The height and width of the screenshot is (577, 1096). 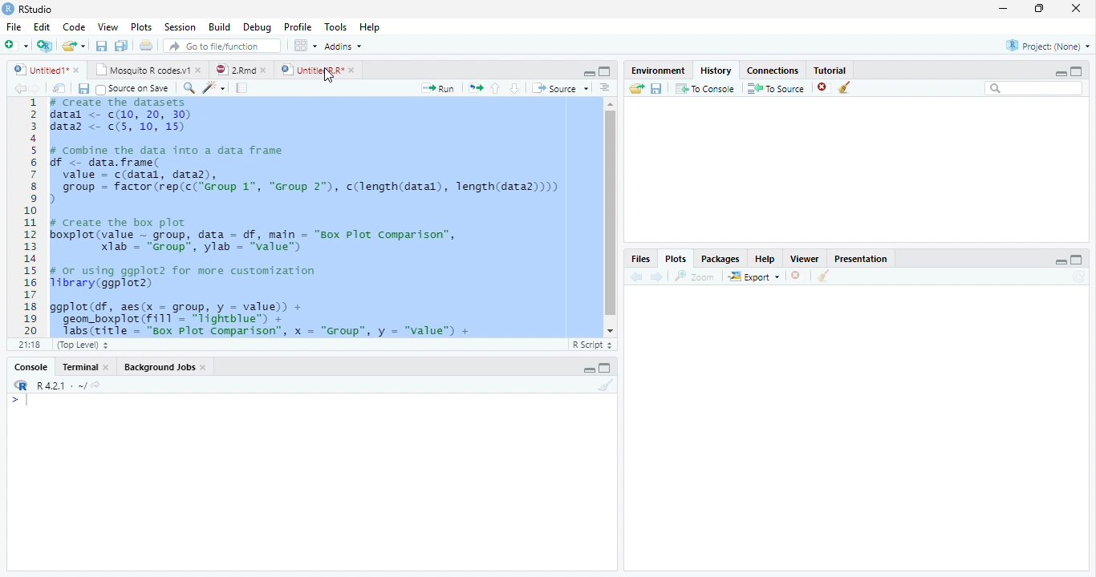 I want to click on Clear console, so click(x=607, y=385).